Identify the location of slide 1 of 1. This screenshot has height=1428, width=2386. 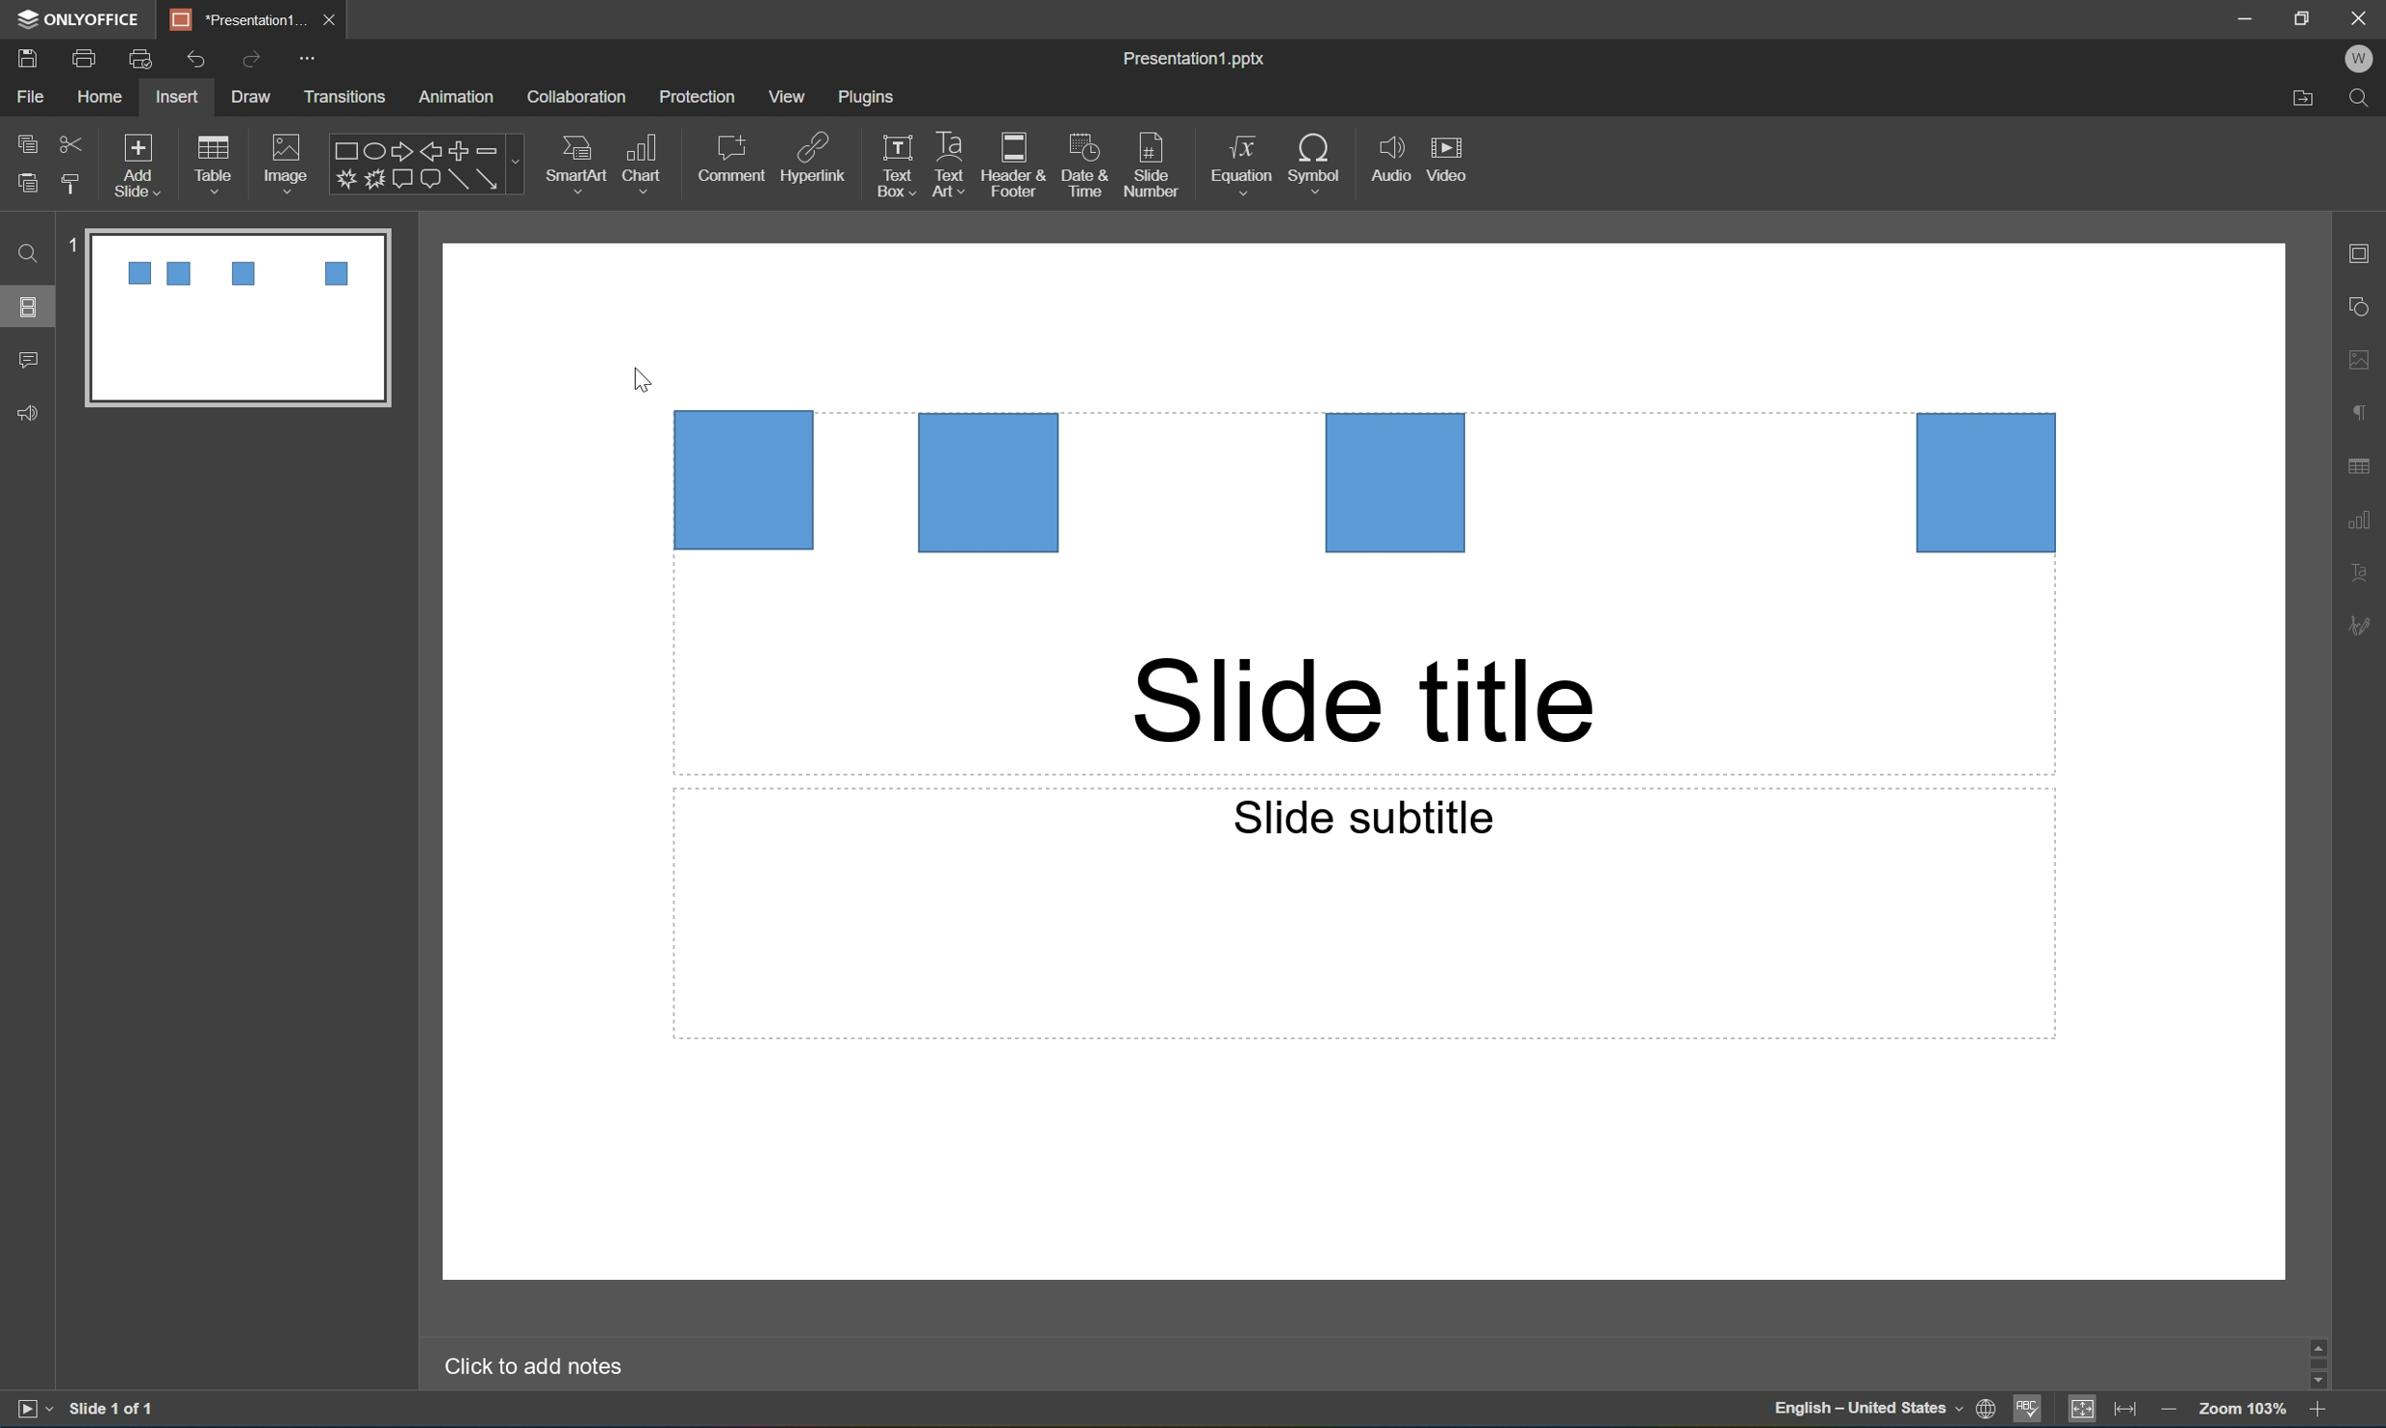
(112, 1411).